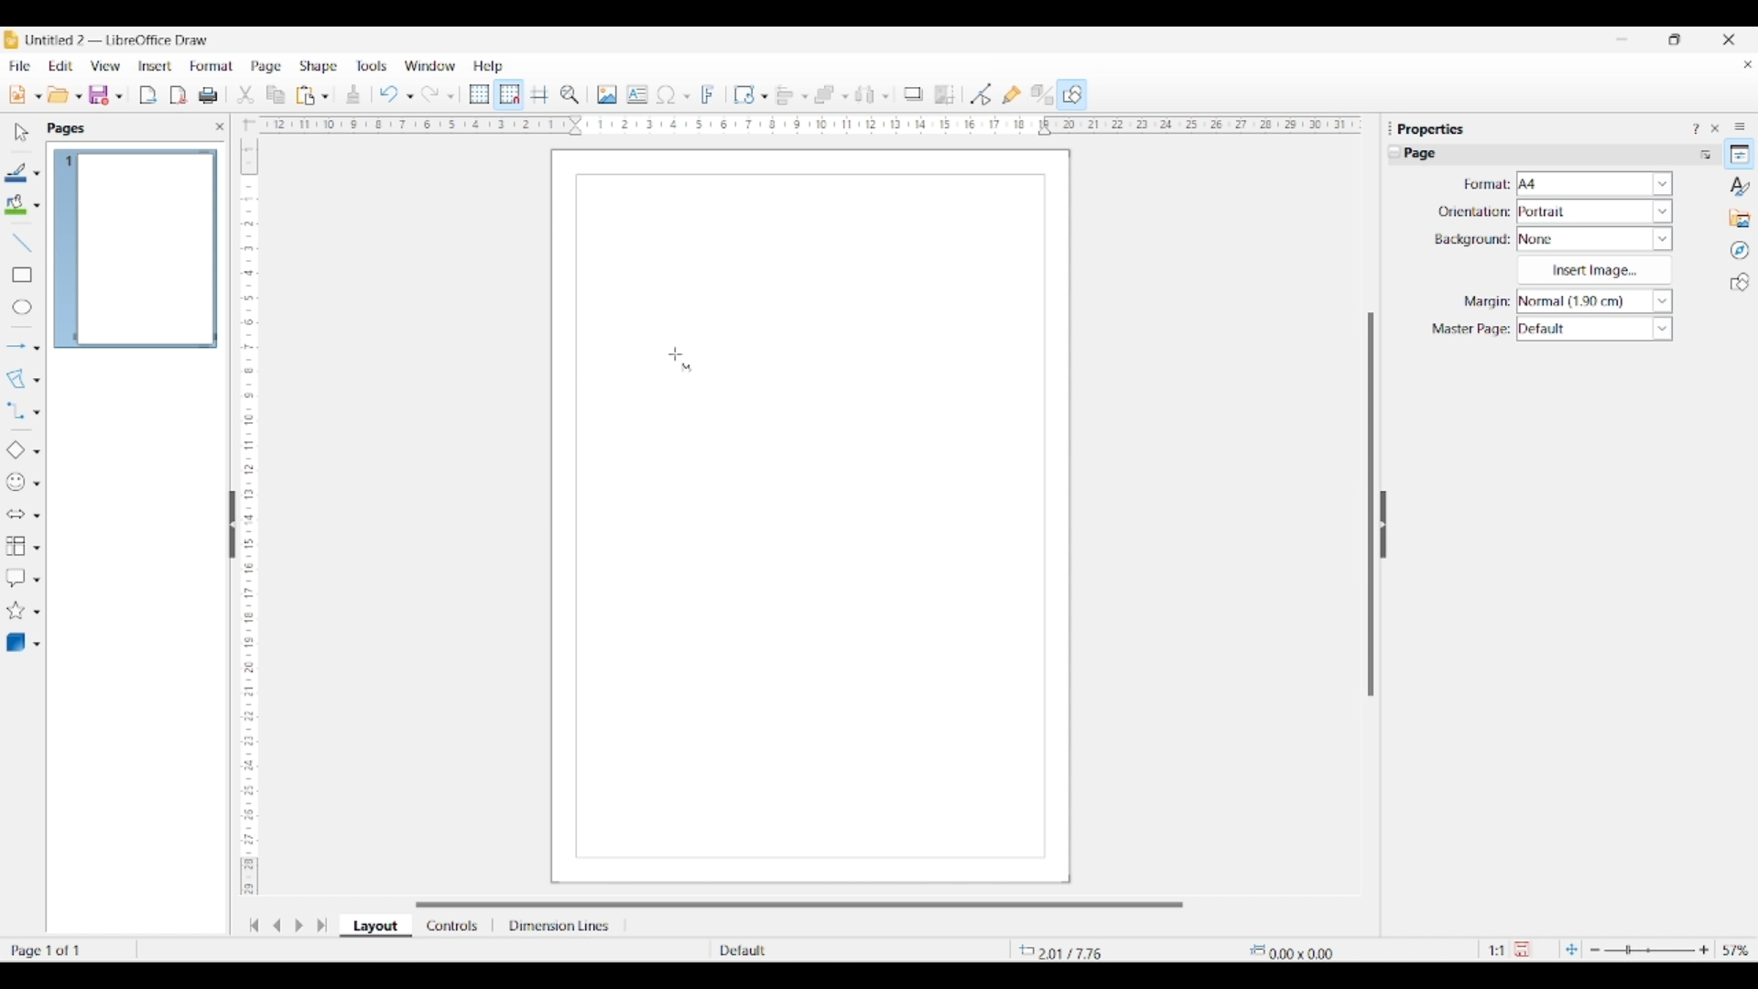  I want to click on Ellipse, so click(22, 307).